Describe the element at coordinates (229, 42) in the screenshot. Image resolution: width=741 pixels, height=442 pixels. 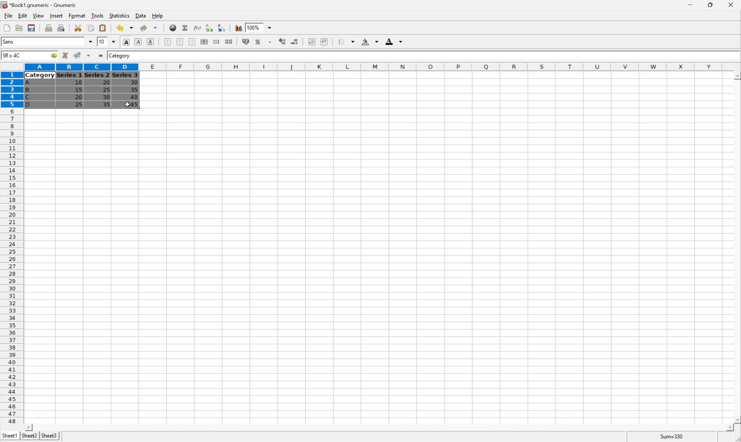
I see `Split merged ranges of cells` at that location.